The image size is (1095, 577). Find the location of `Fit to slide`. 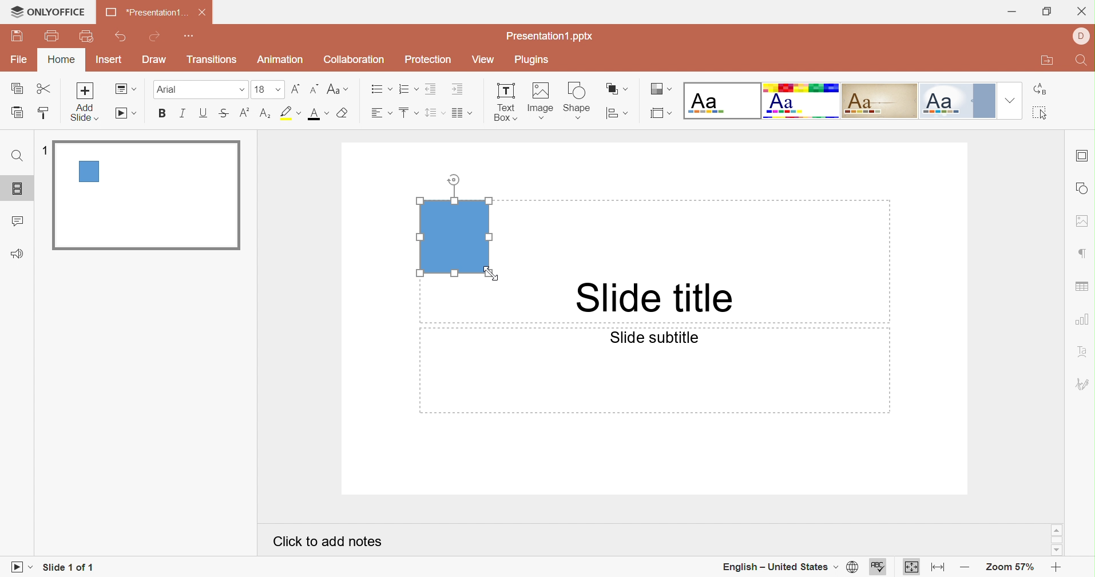

Fit to slide is located at coordinates (913, 569).